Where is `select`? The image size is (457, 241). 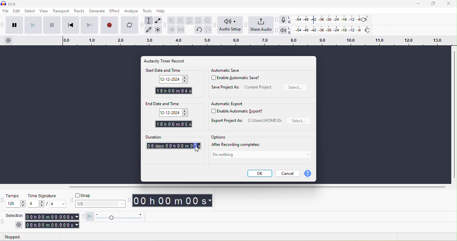
select is located at coordinates (299, 121).